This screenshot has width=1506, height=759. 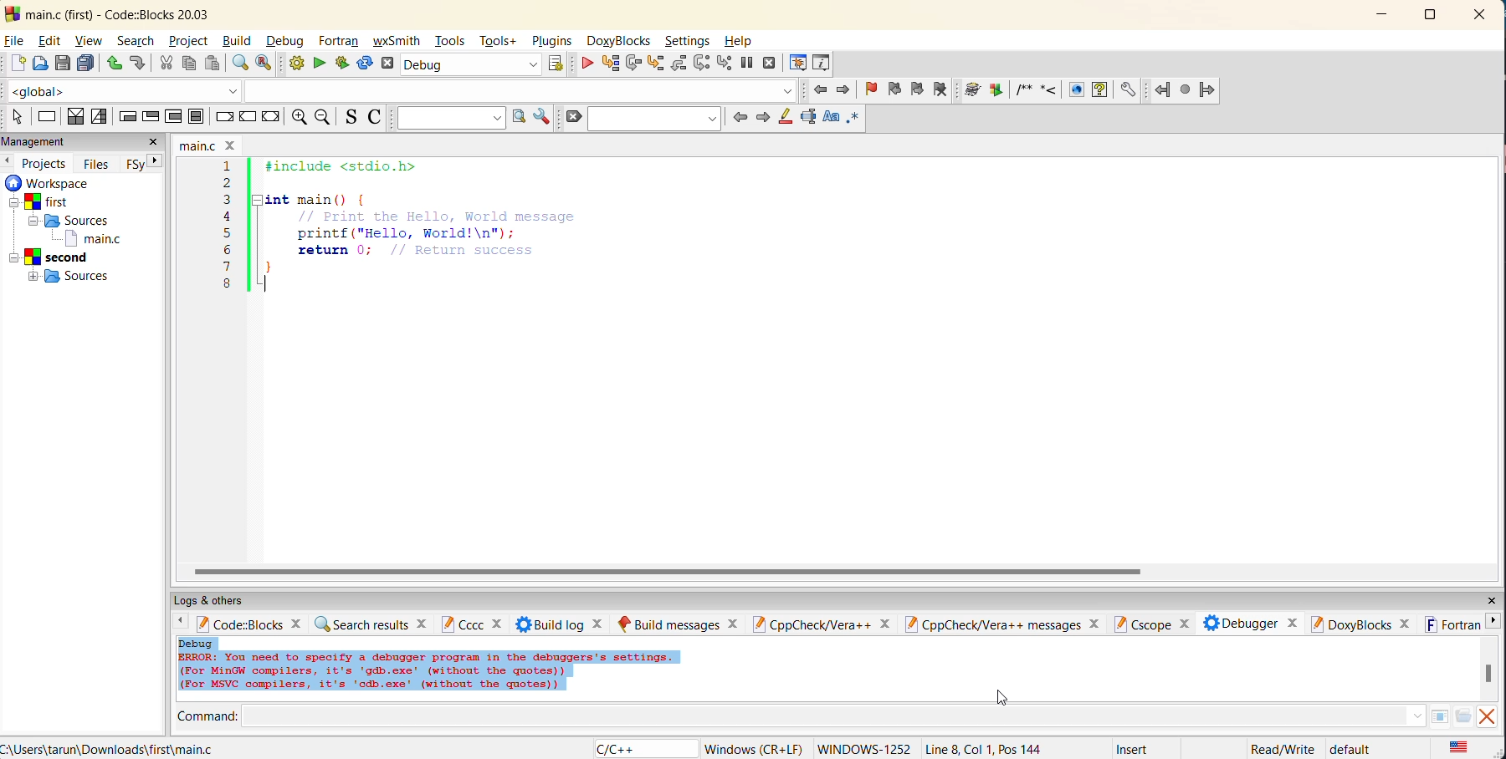 I want to click on Windows (CR+LF), so click(x=752, y=748).